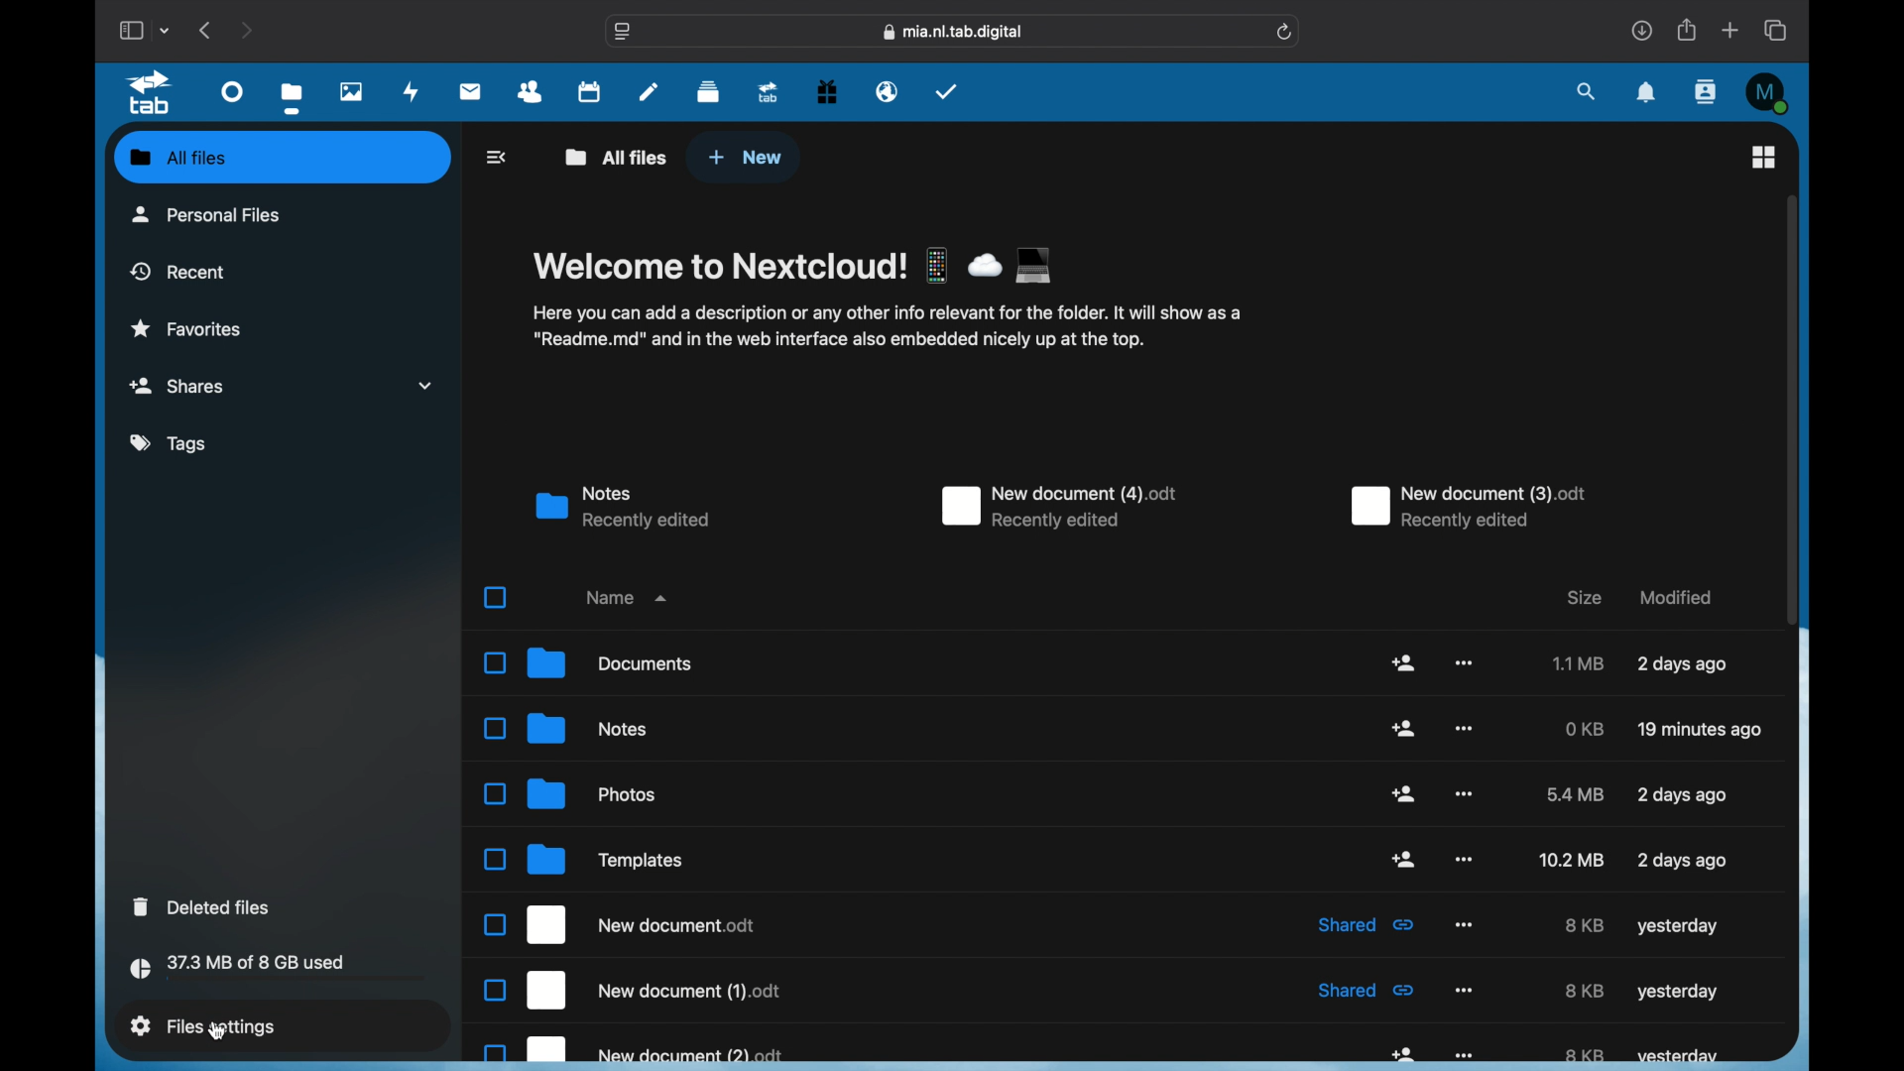 This screenshot has width=1904, height=1071. I want to click on size, so click(1585, 598).